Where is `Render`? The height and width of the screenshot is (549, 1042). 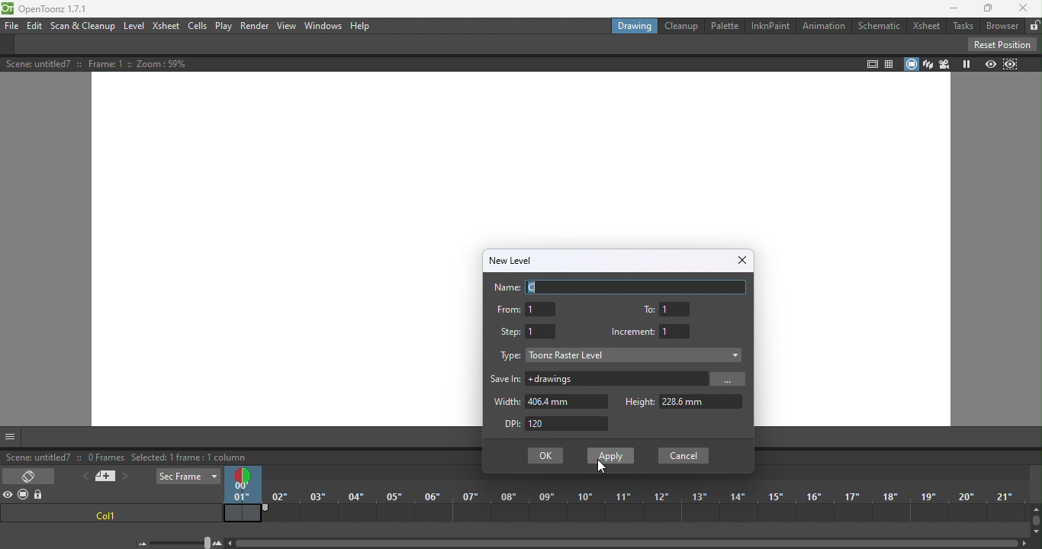
Render is located at coordinates (254, 26).